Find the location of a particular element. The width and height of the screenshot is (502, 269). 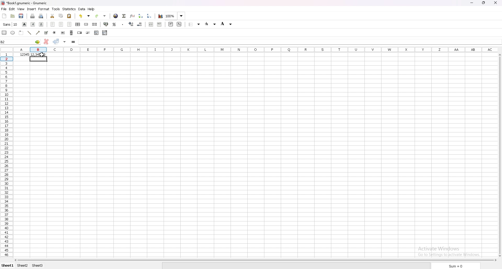

help is located at coordinates (92, 9).